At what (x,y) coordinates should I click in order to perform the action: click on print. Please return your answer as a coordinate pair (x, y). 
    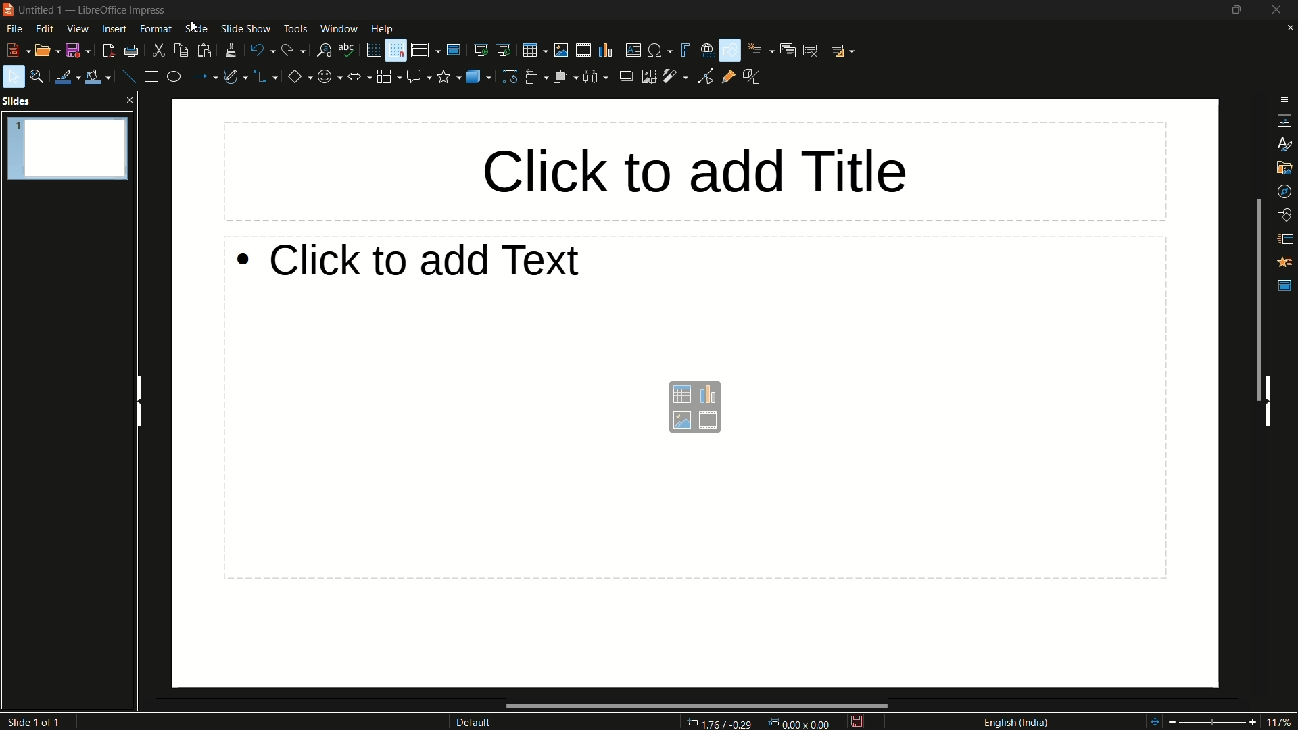
    Looking at the image, I should click on (132, 52).